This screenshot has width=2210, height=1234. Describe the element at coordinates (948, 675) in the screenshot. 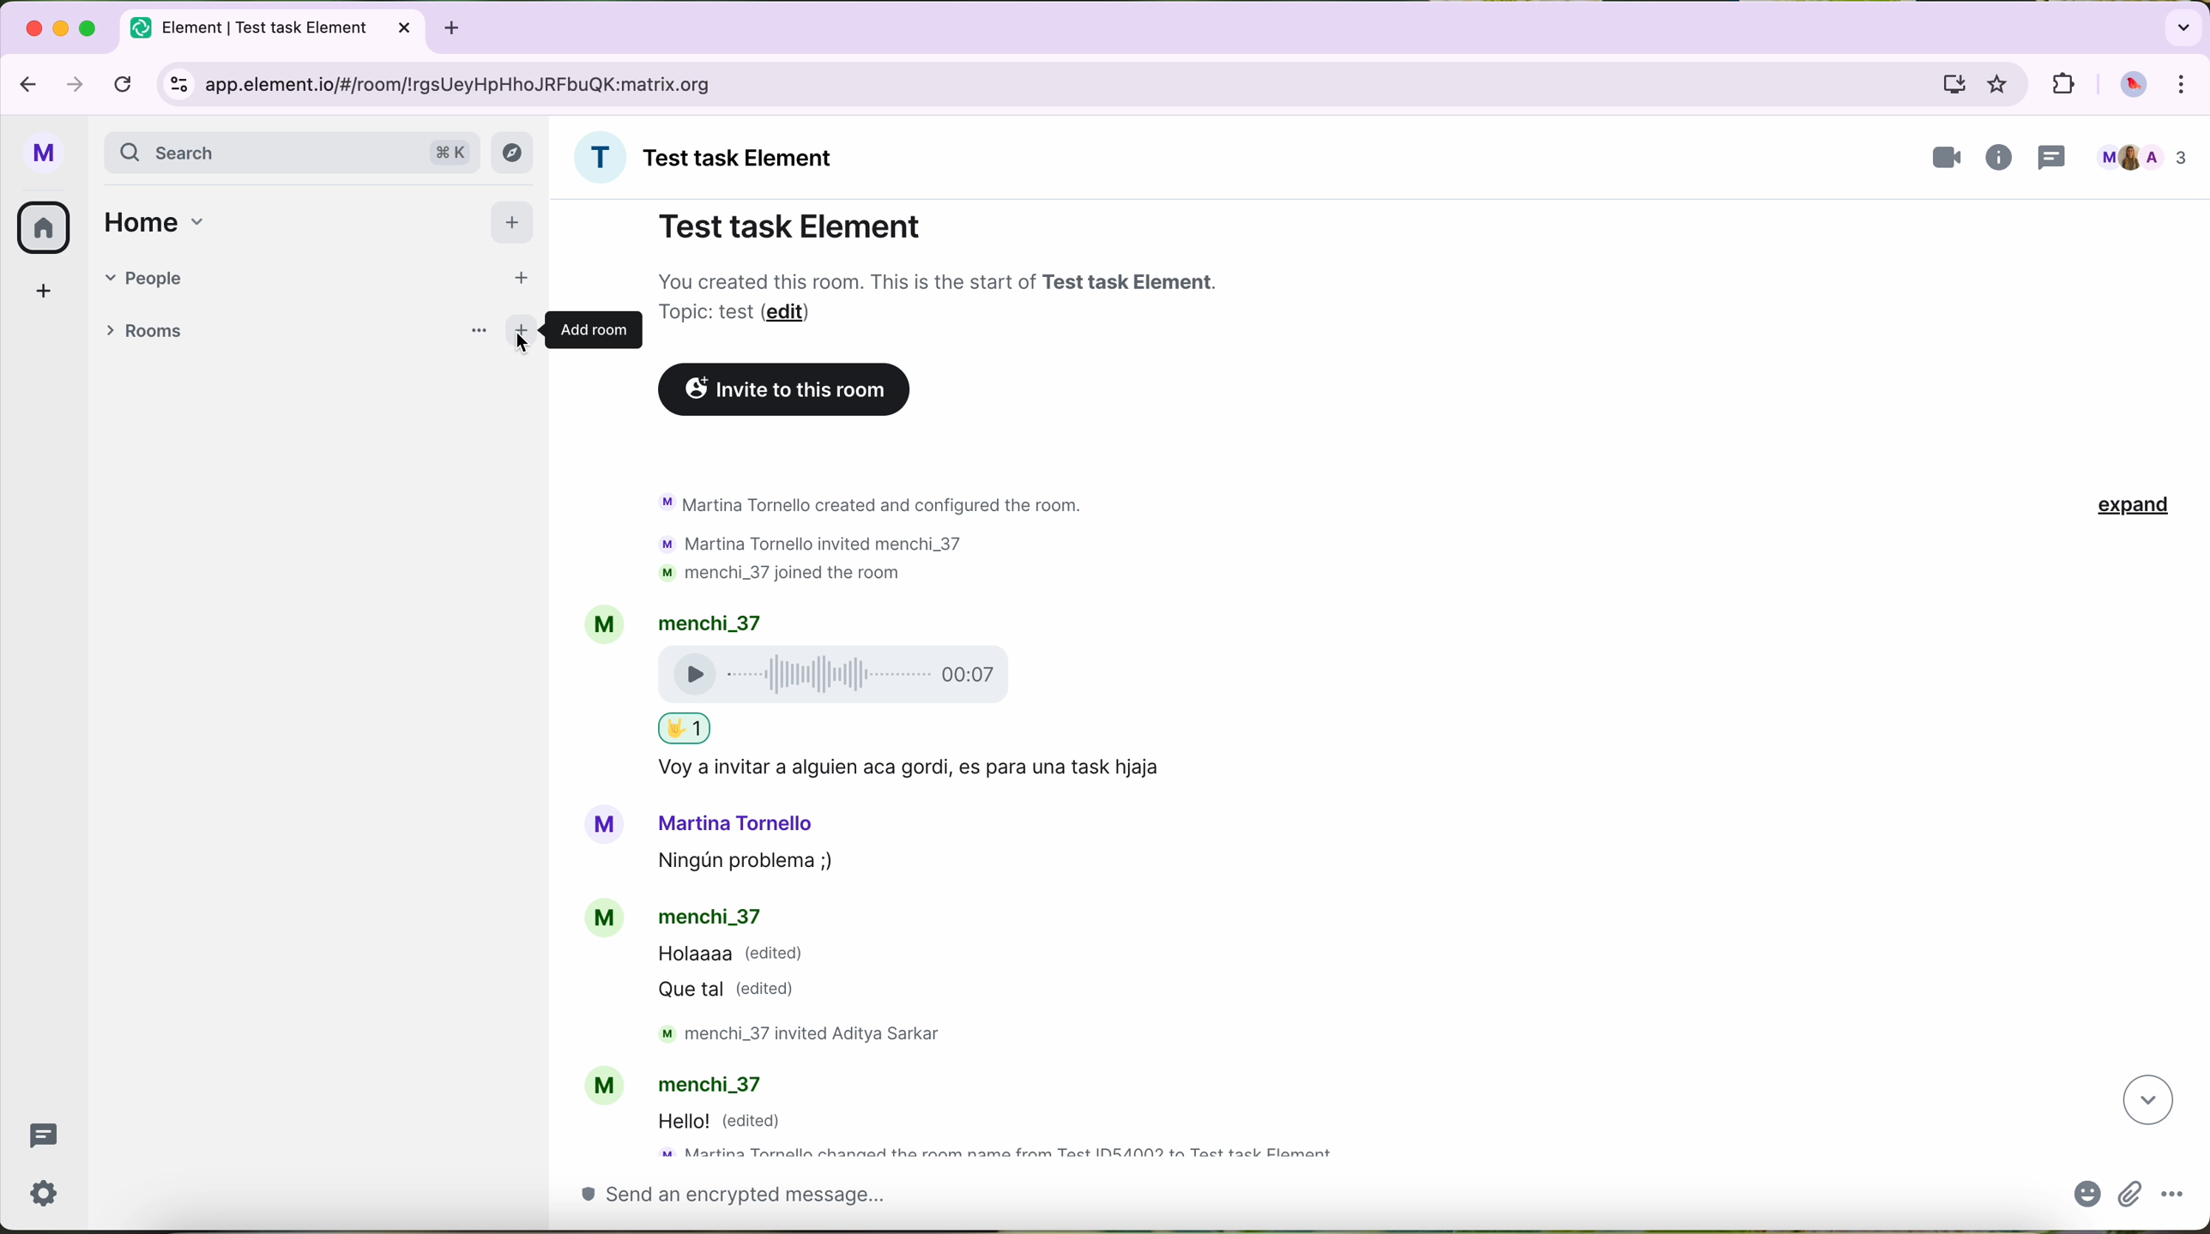

I see `voice message` at that location.